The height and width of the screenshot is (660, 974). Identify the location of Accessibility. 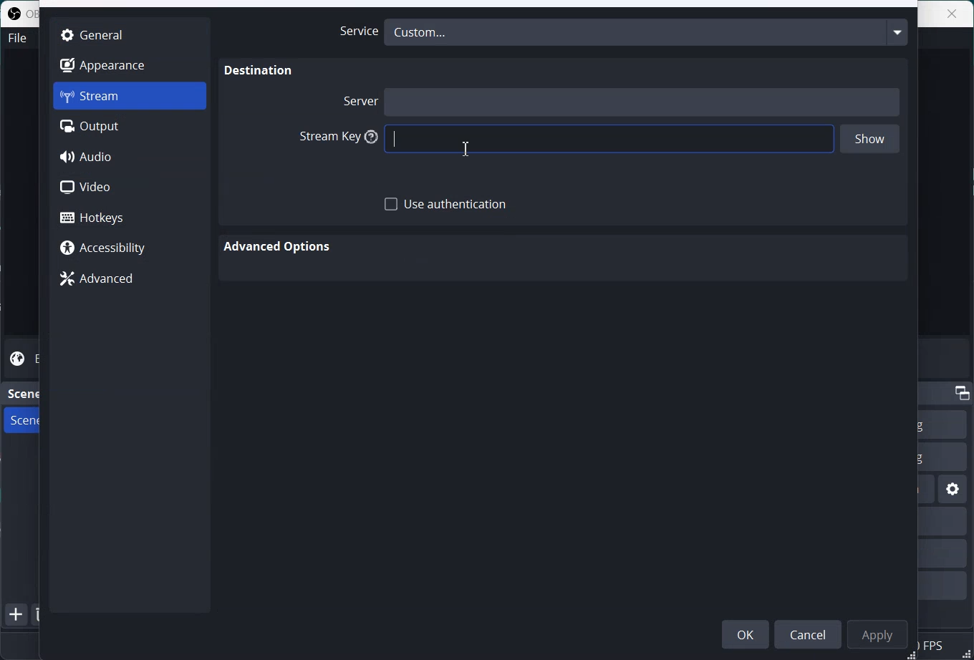
(129, 249).